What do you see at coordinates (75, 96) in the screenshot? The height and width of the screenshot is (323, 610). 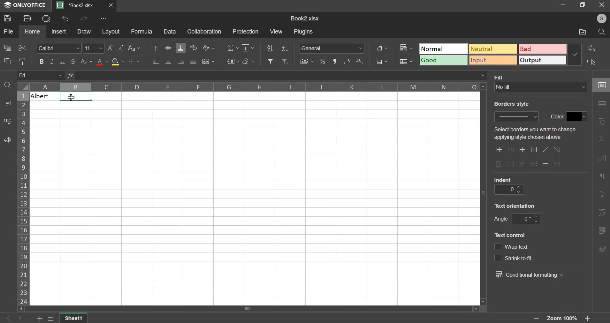 I see `selected cell` at bounding box center [75, 96].